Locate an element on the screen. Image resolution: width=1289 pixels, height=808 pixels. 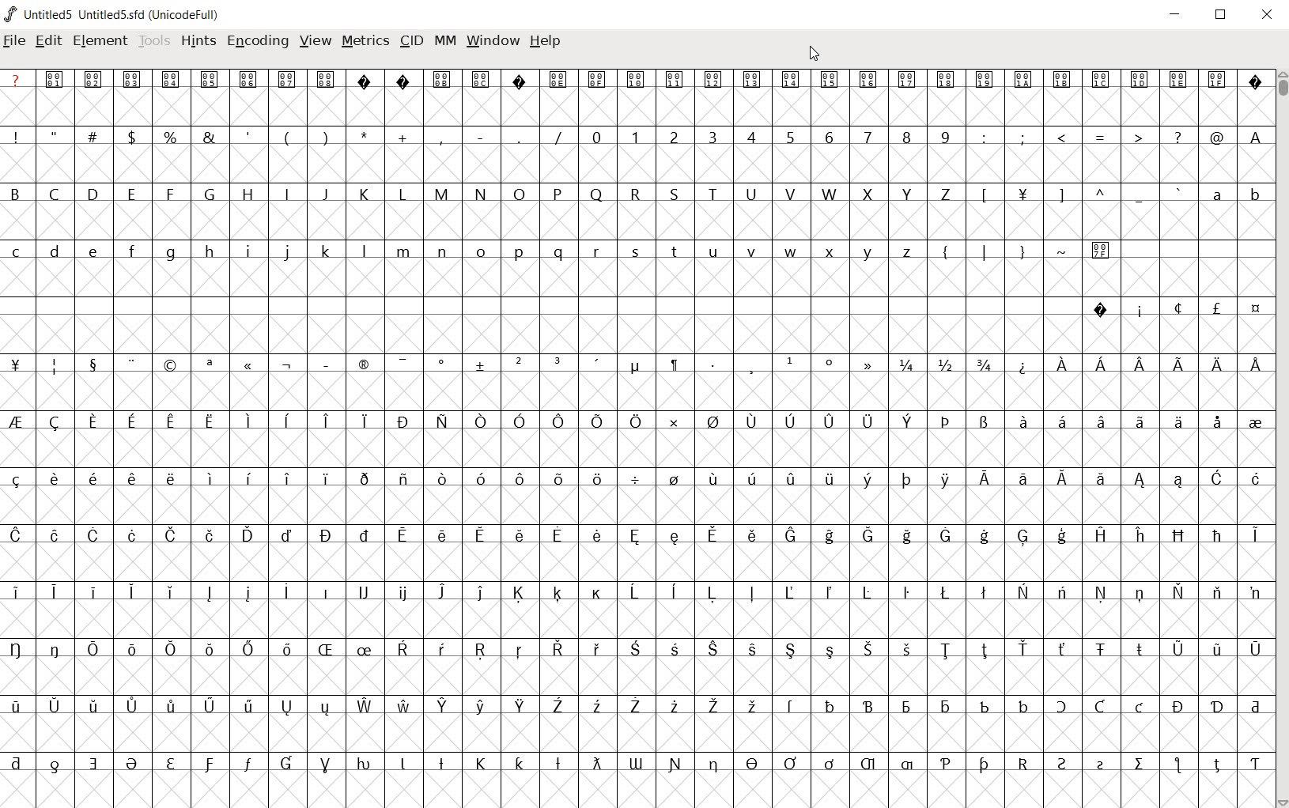
HELP is located at coordinates (544, 43).